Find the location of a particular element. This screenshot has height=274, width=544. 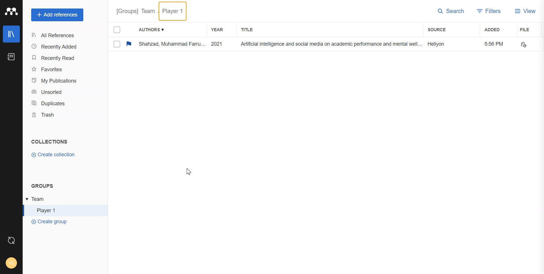

Flagged reference is located at coordinates (129, 43).